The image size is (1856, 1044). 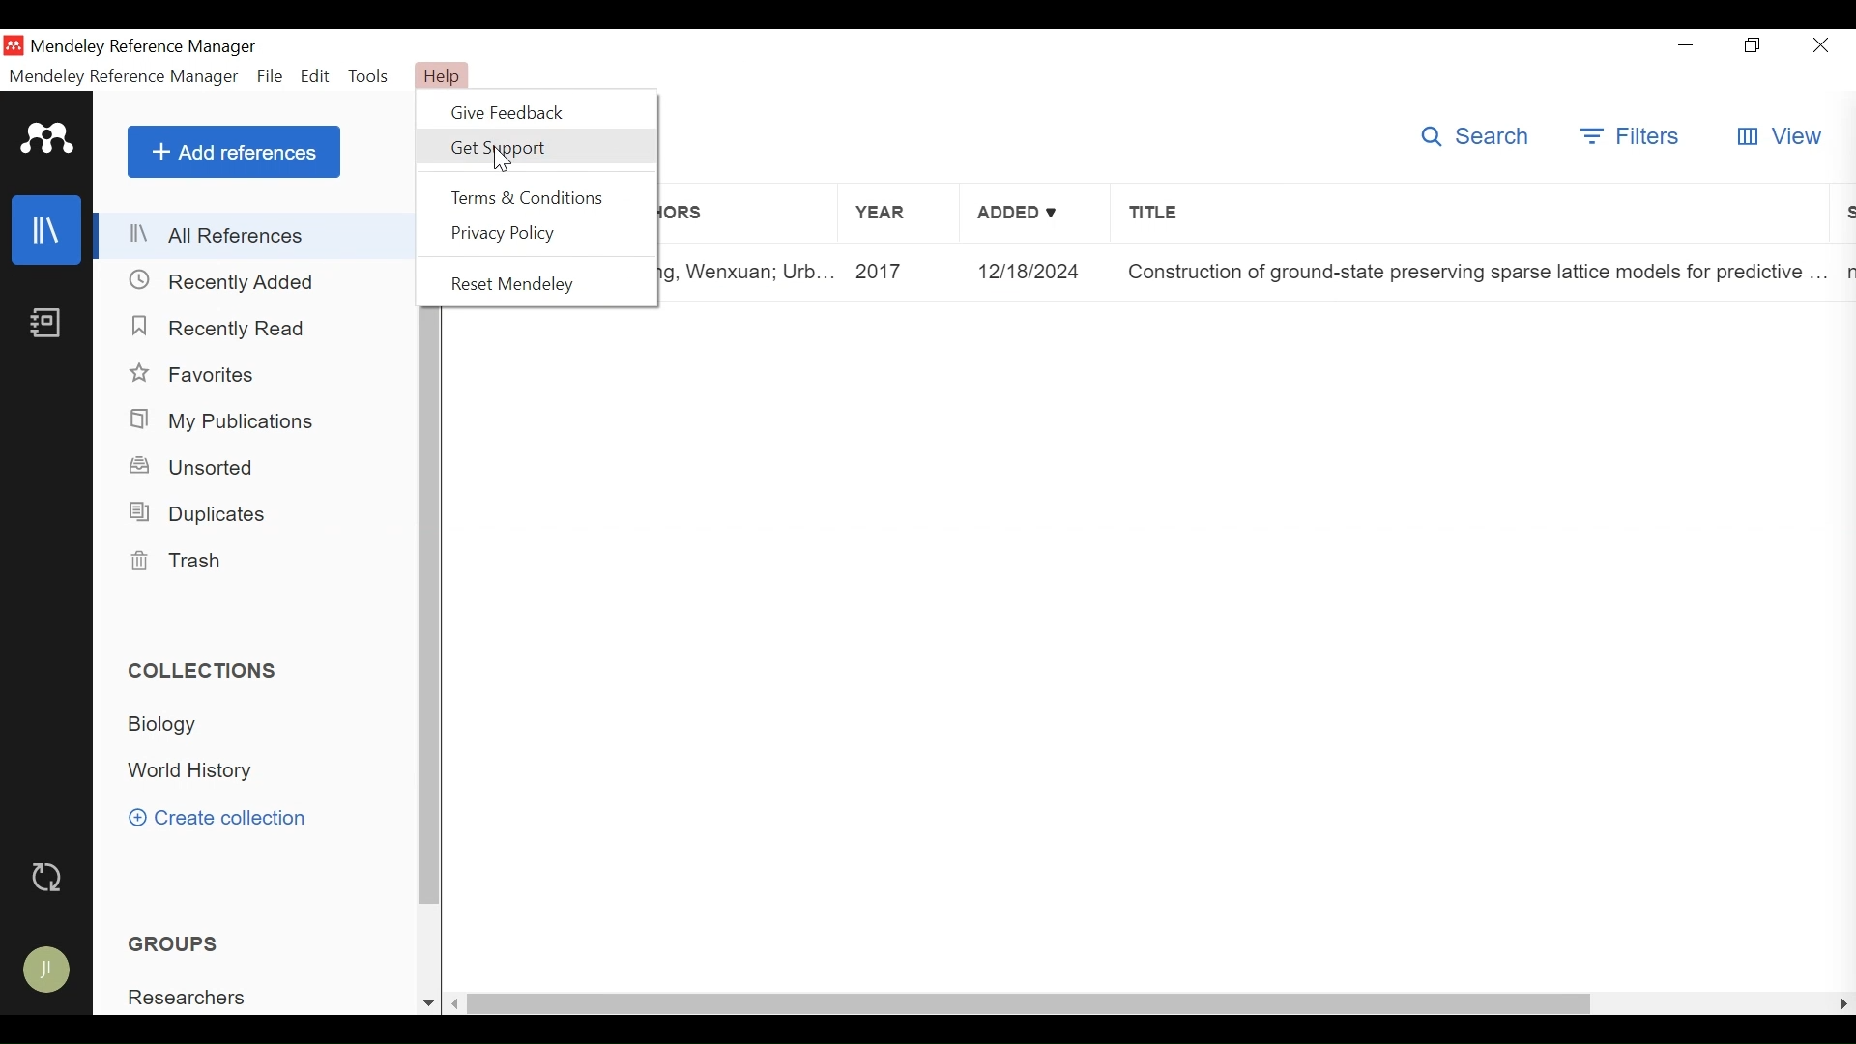 I want to click on Give Feedback, so click(x=517, y=111).